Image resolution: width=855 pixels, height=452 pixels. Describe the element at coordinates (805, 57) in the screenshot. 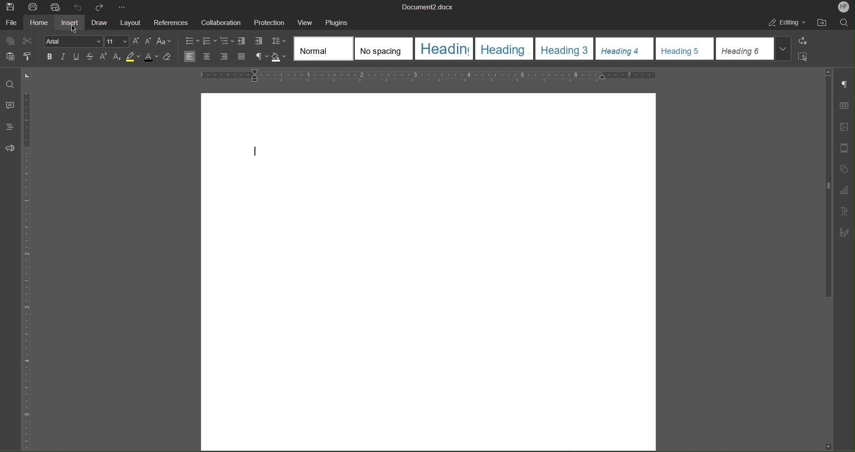

I see `Select All` at that location.